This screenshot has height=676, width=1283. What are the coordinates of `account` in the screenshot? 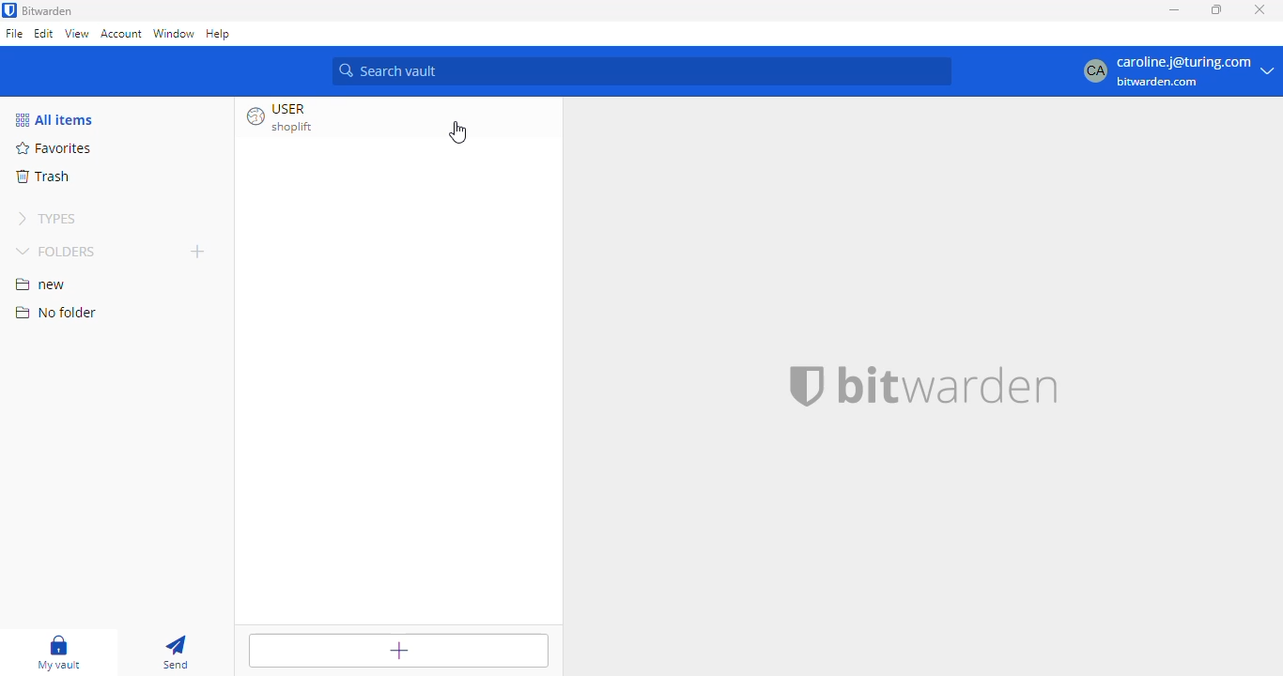 It's located at (121, 33).